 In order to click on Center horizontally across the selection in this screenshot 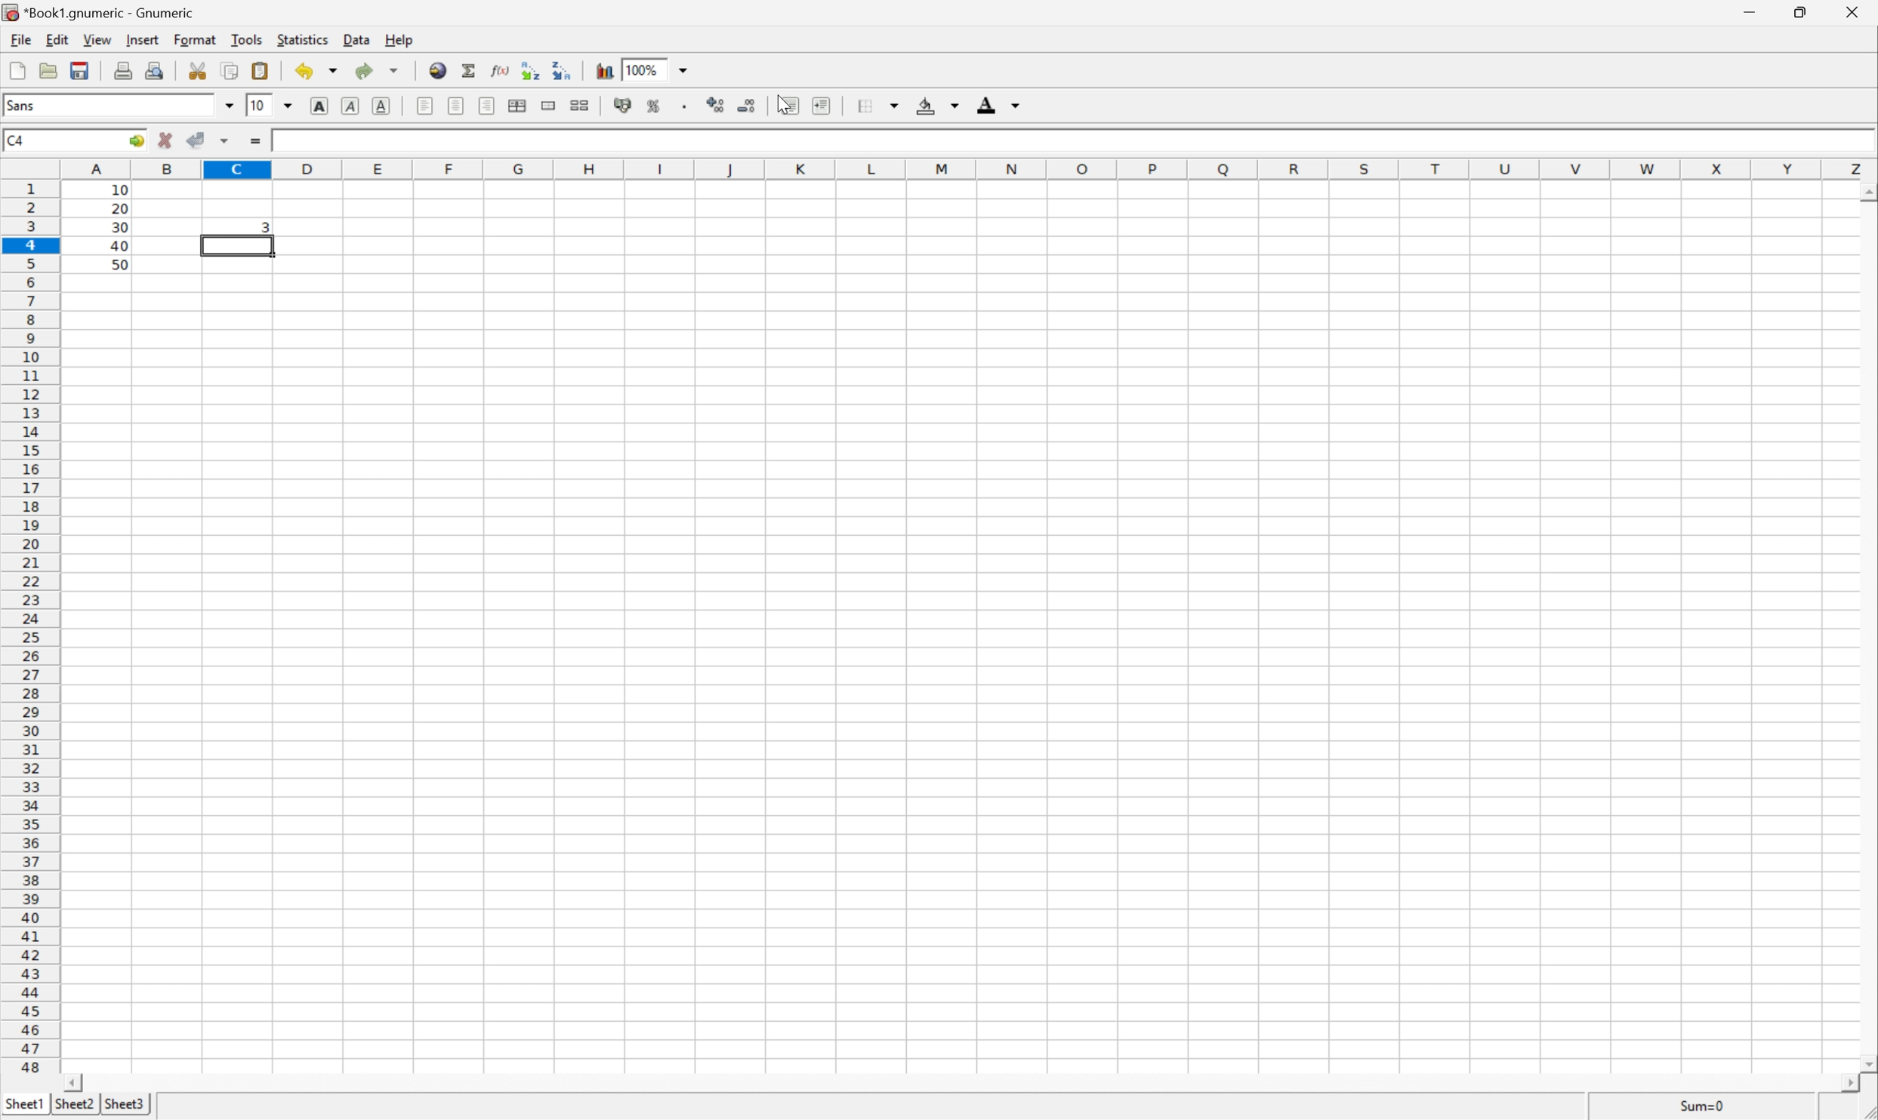, I will do `click(518, 106)`.